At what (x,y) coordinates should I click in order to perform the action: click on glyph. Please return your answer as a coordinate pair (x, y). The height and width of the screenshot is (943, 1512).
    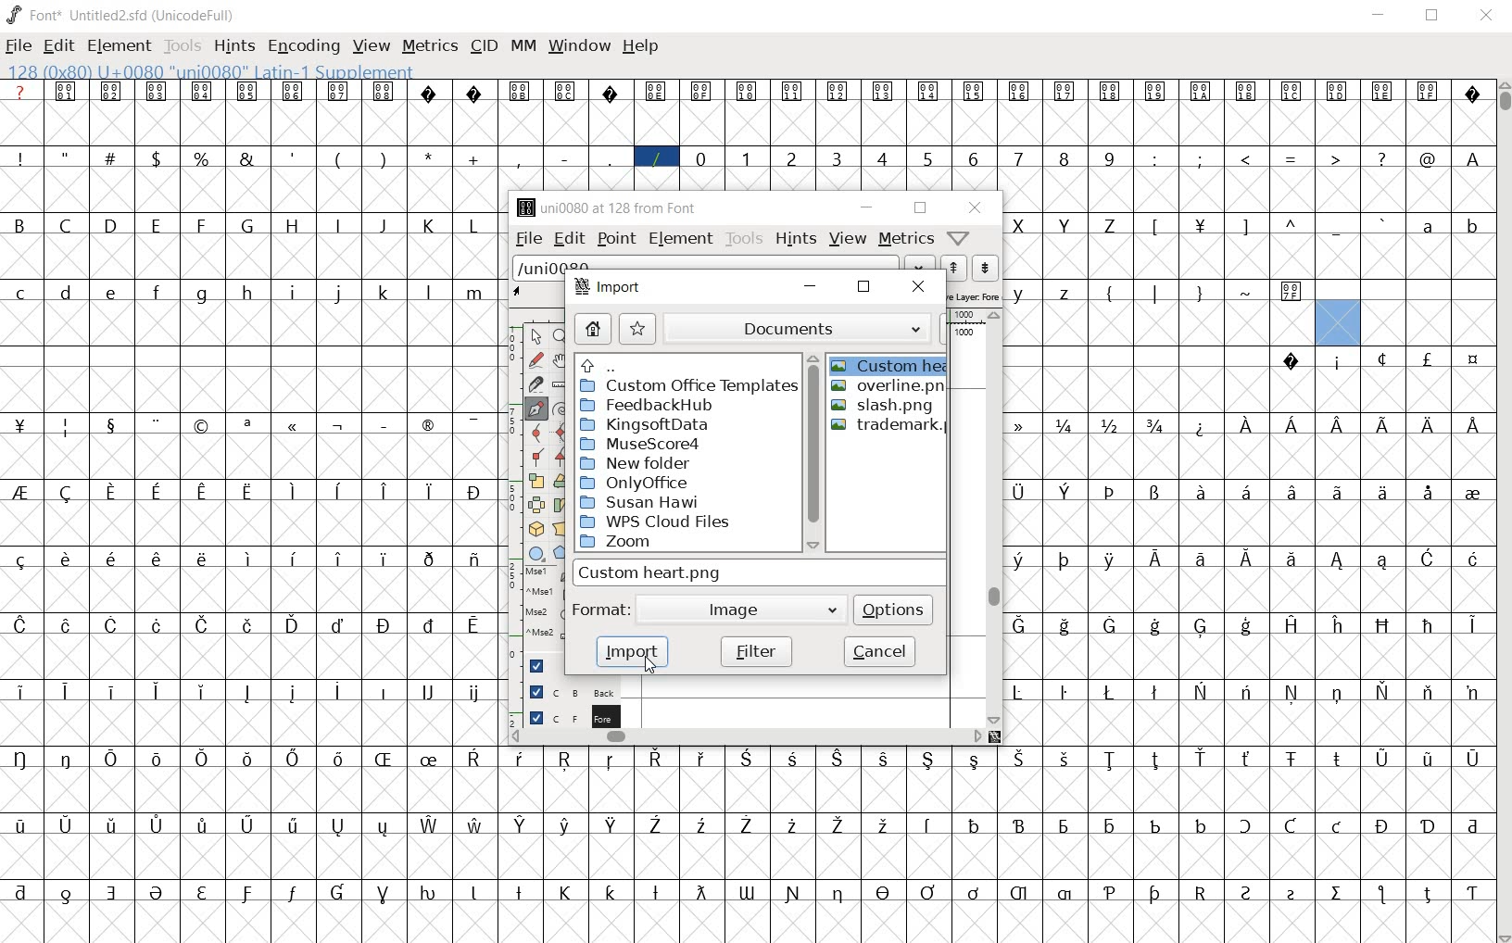
    Looking at the image, I should click on (429, 492).